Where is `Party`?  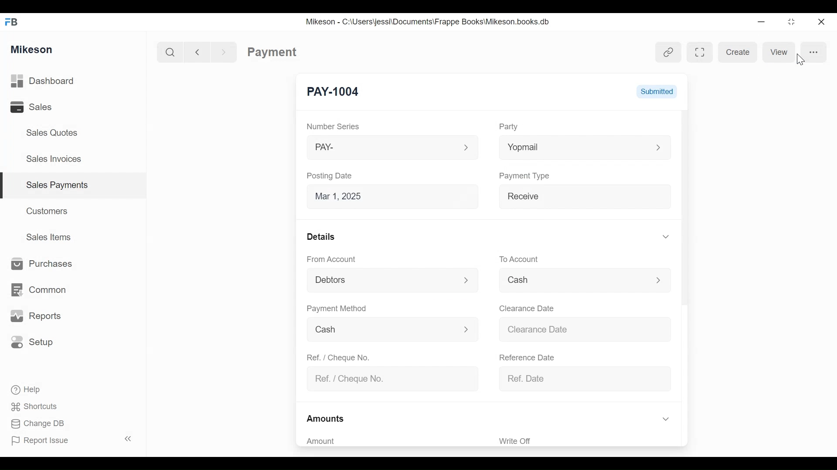
Party is located at coordinates (511, 127).